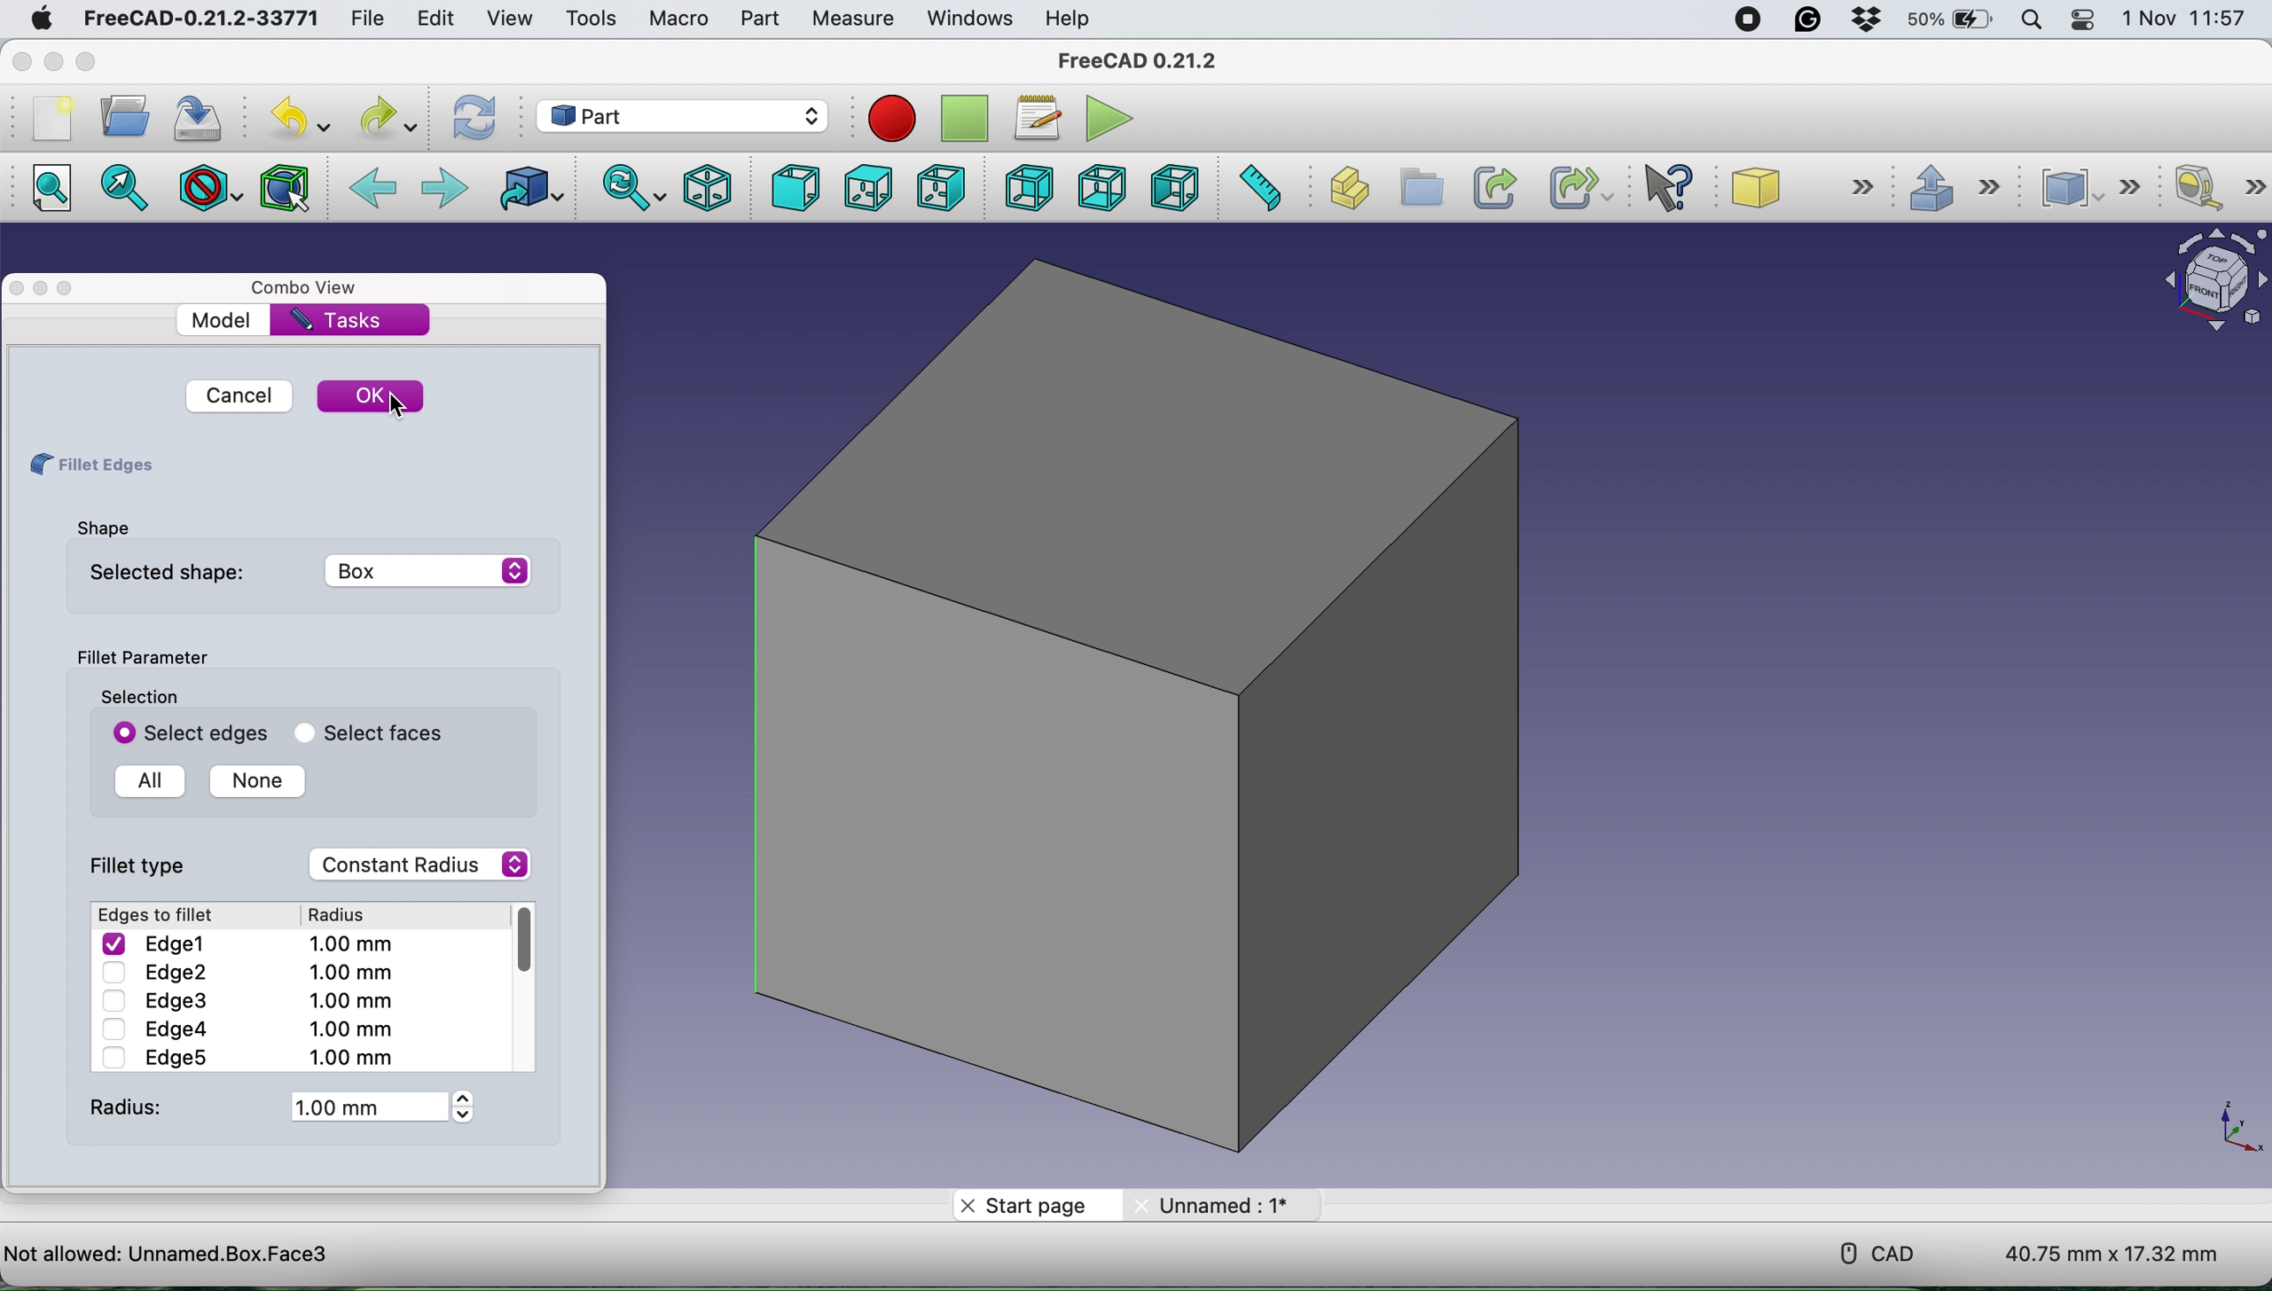 The image size is (2272, 1291). What do you see at coordinates (1947, 184) in the screenshot?
I see `extrude` at bounding box center [1947, 184].